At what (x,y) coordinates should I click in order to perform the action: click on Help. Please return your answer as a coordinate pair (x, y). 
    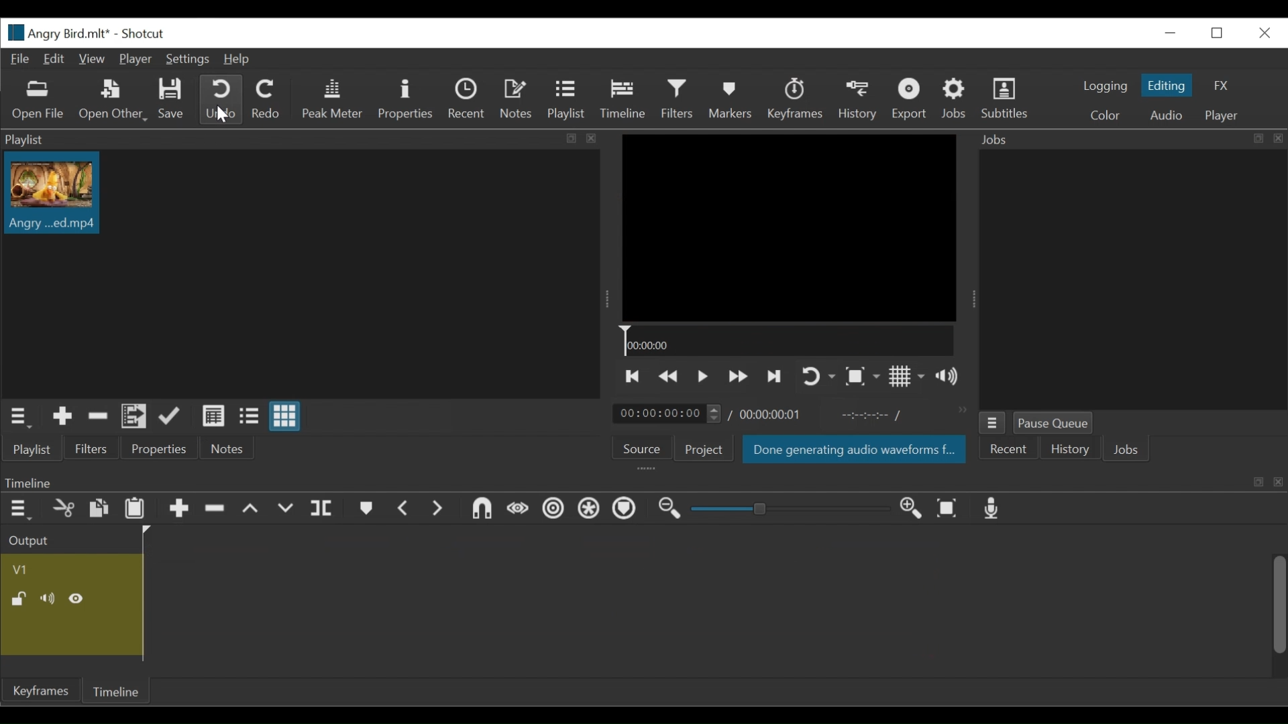
    Looking at the image, I should click on (238, 58).